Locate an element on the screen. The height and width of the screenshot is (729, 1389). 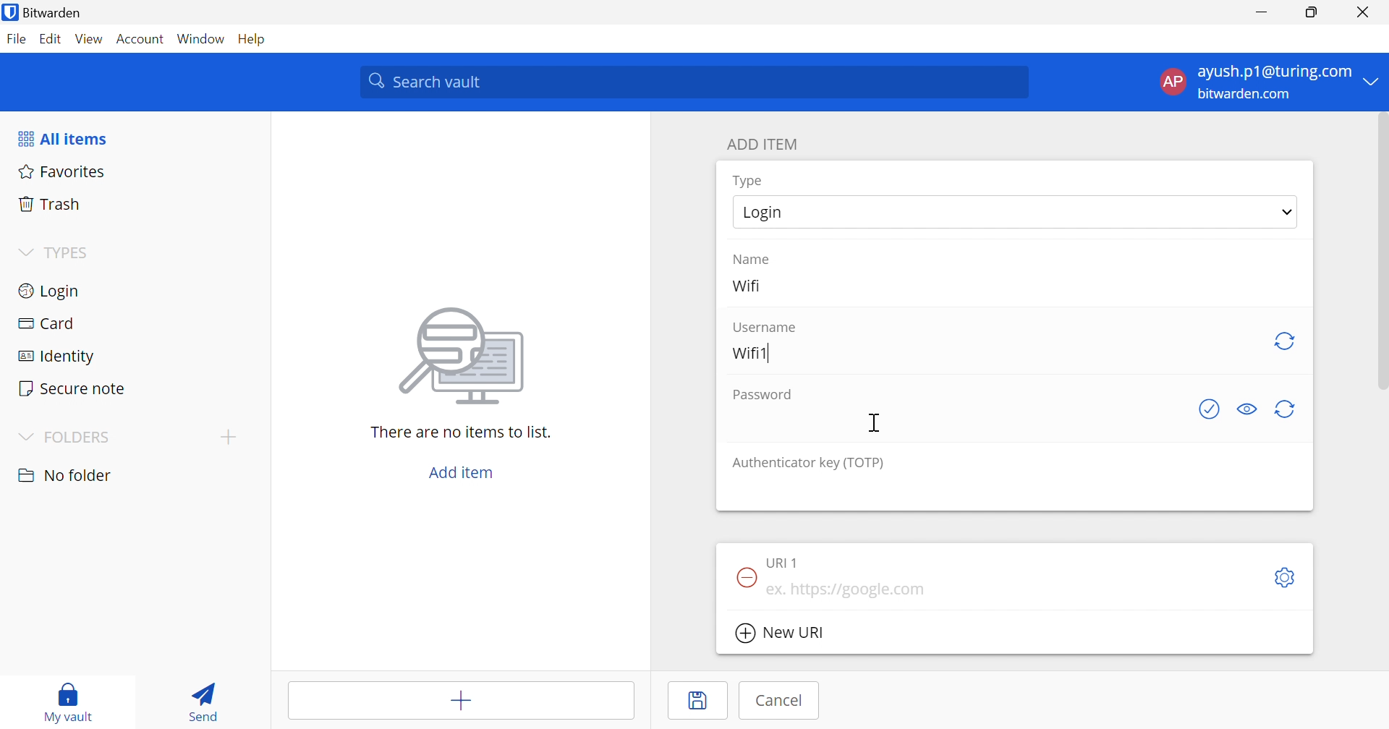
Search vault is located at coordinates (693, 82).